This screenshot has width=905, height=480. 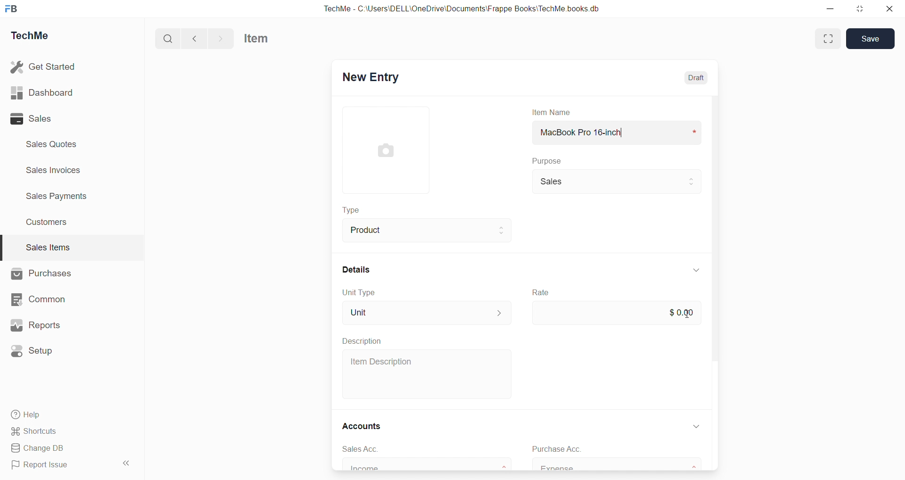 What do you see at coordinates (872, 39) in the screenshot?
I see `Save` at bounding box center [872, 39].